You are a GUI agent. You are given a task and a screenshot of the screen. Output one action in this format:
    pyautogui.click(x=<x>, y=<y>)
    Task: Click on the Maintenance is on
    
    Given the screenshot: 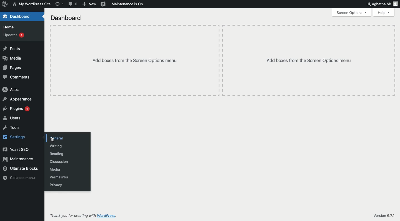 What is the action you would take?
    pyautogui.click(x=127, y=4)
    